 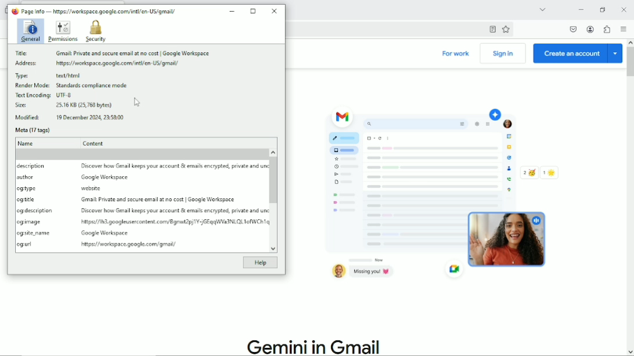 I want to click on Security, so click(x=95, y=31).